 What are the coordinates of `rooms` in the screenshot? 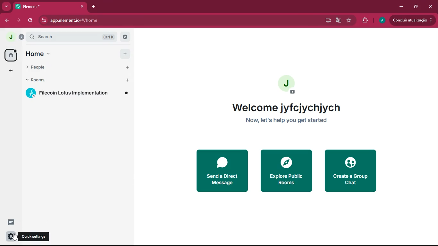 It's located at (41, 81).